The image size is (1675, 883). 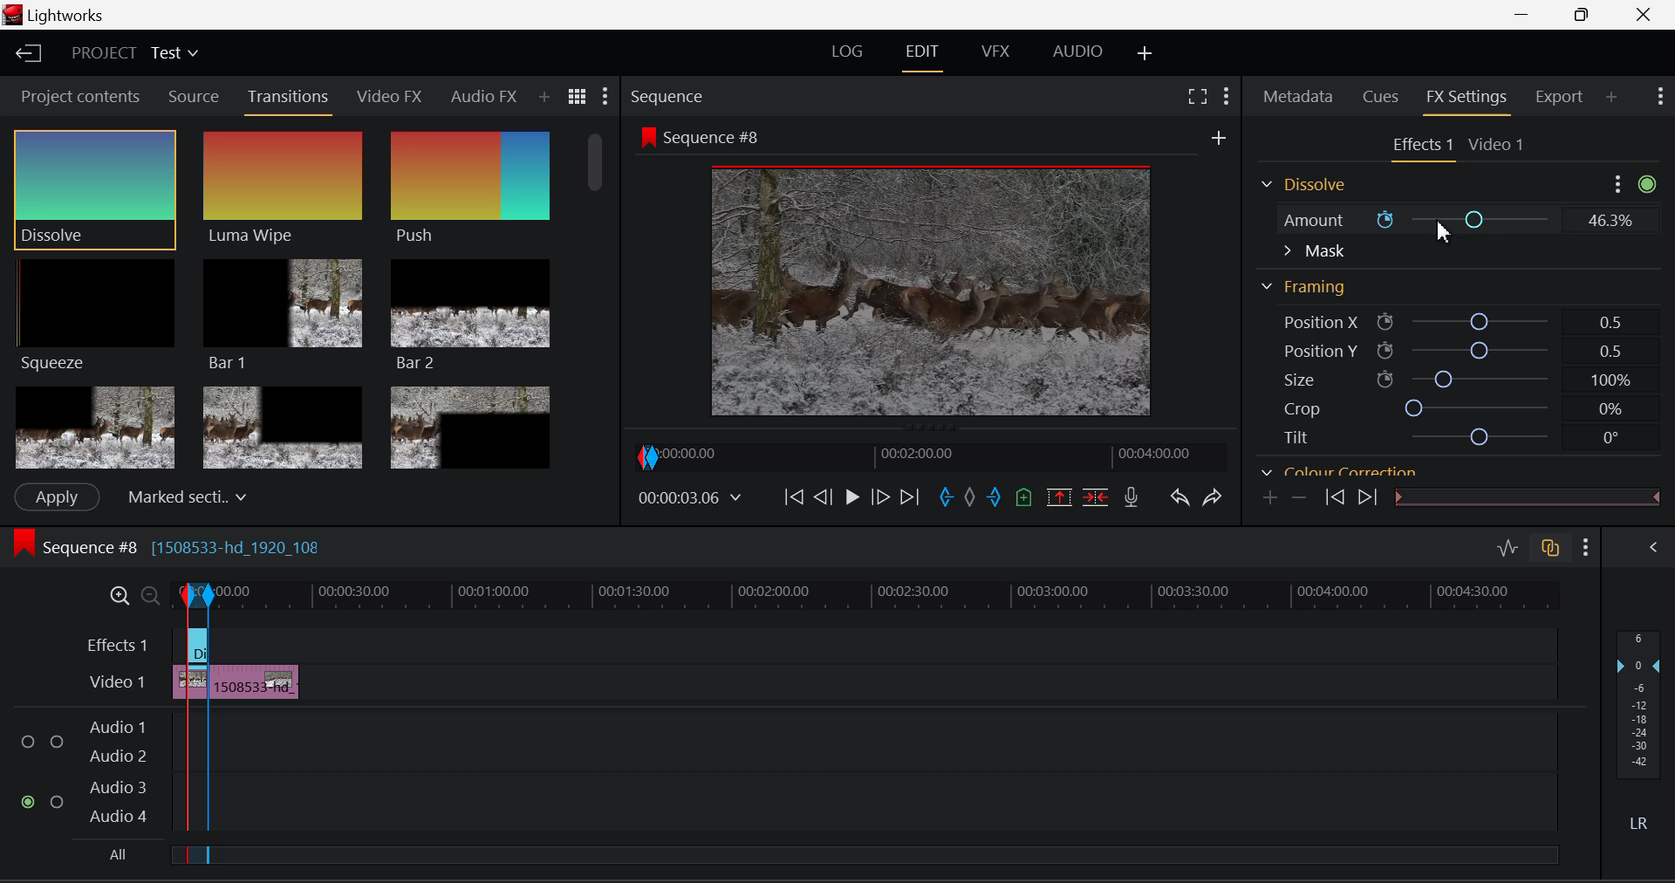 I want to click on Position Y, so click(x=1450, y=350).